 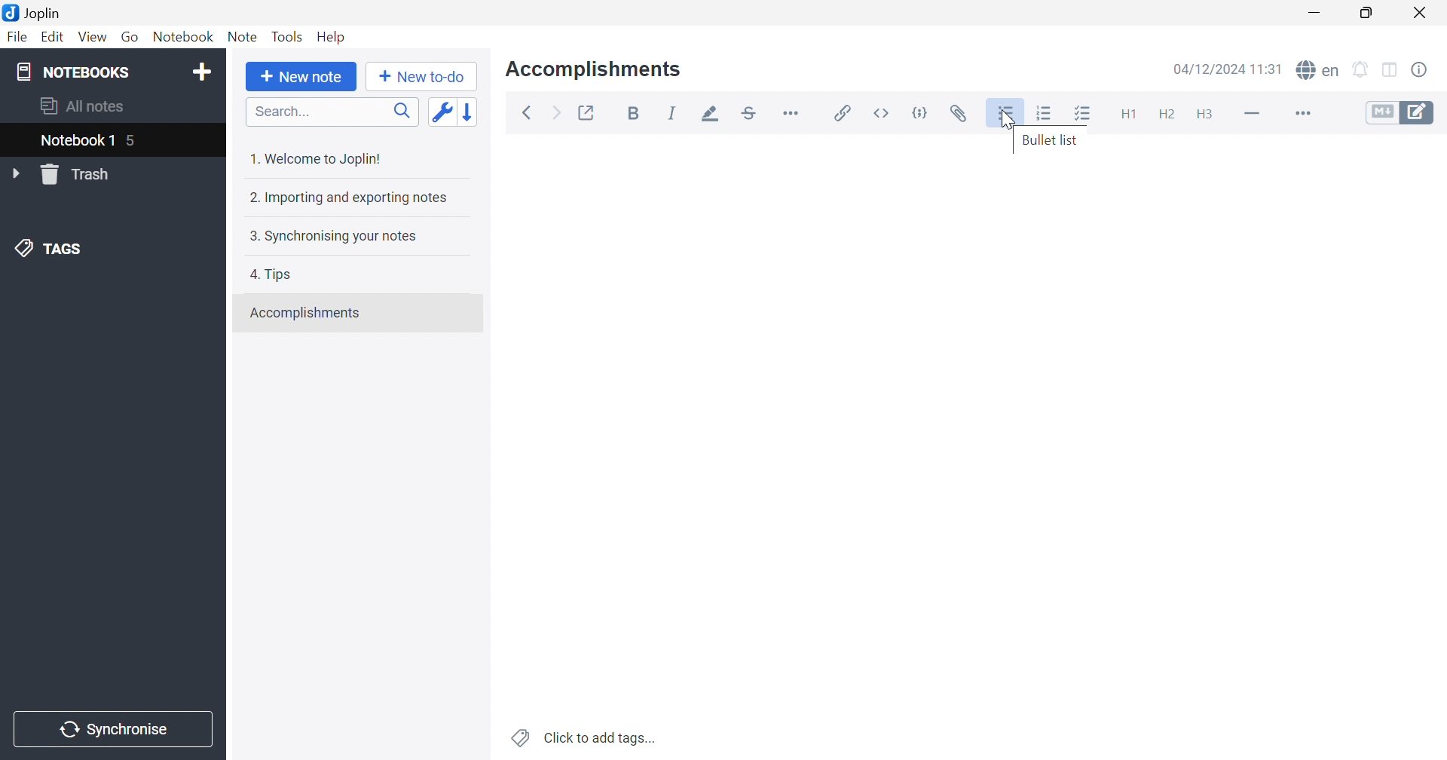 I want to click on TAGS, so click(x=44, y=247).